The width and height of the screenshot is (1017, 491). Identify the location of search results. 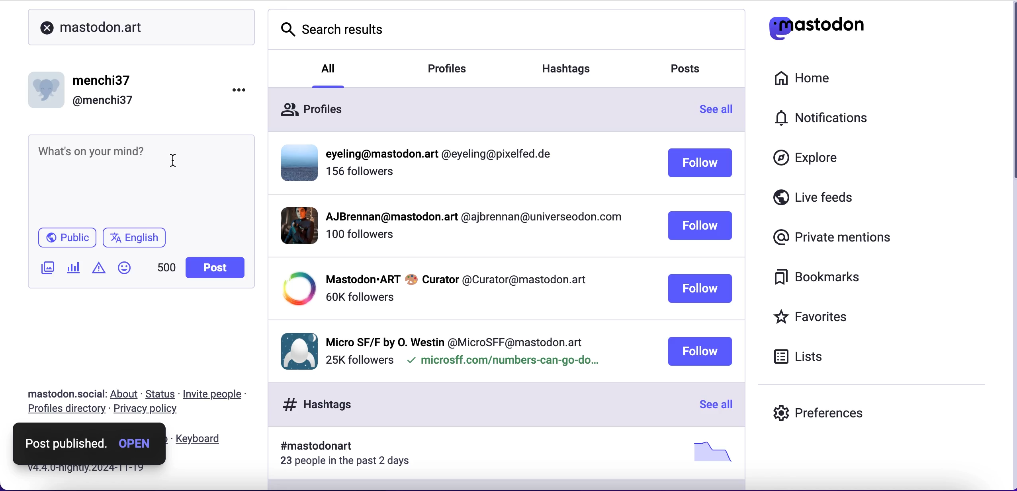
(334, 27).